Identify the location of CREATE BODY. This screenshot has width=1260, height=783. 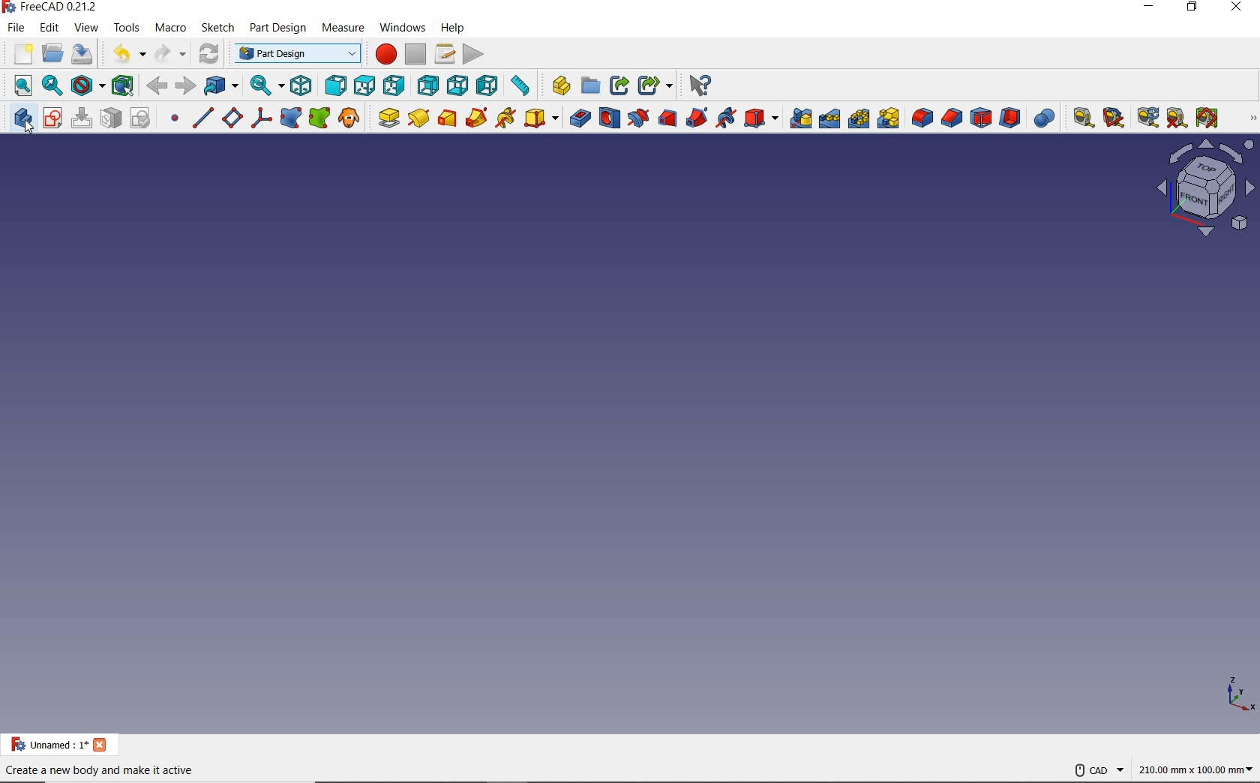
(24, 121).